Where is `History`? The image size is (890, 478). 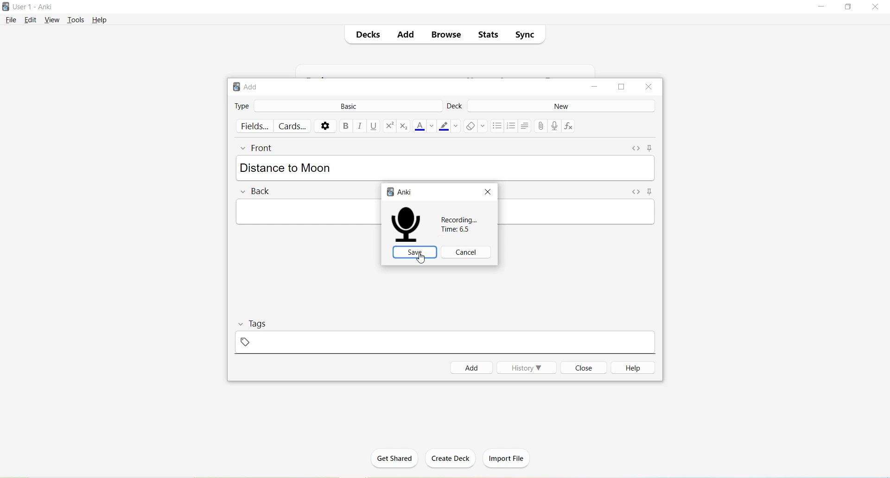
History is located at coordinates (527, 367).